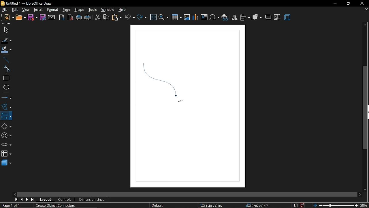 This screenshot has height=208, width=369. I want to click on Create Object Connectors, so click(54, 206).